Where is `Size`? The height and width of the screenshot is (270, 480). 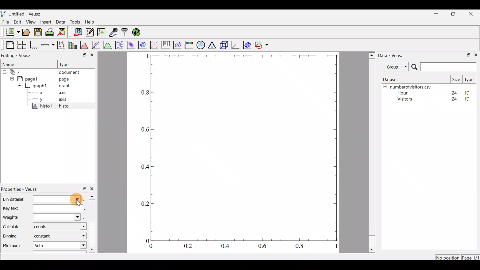 Size is located at coordinates (456, 80).